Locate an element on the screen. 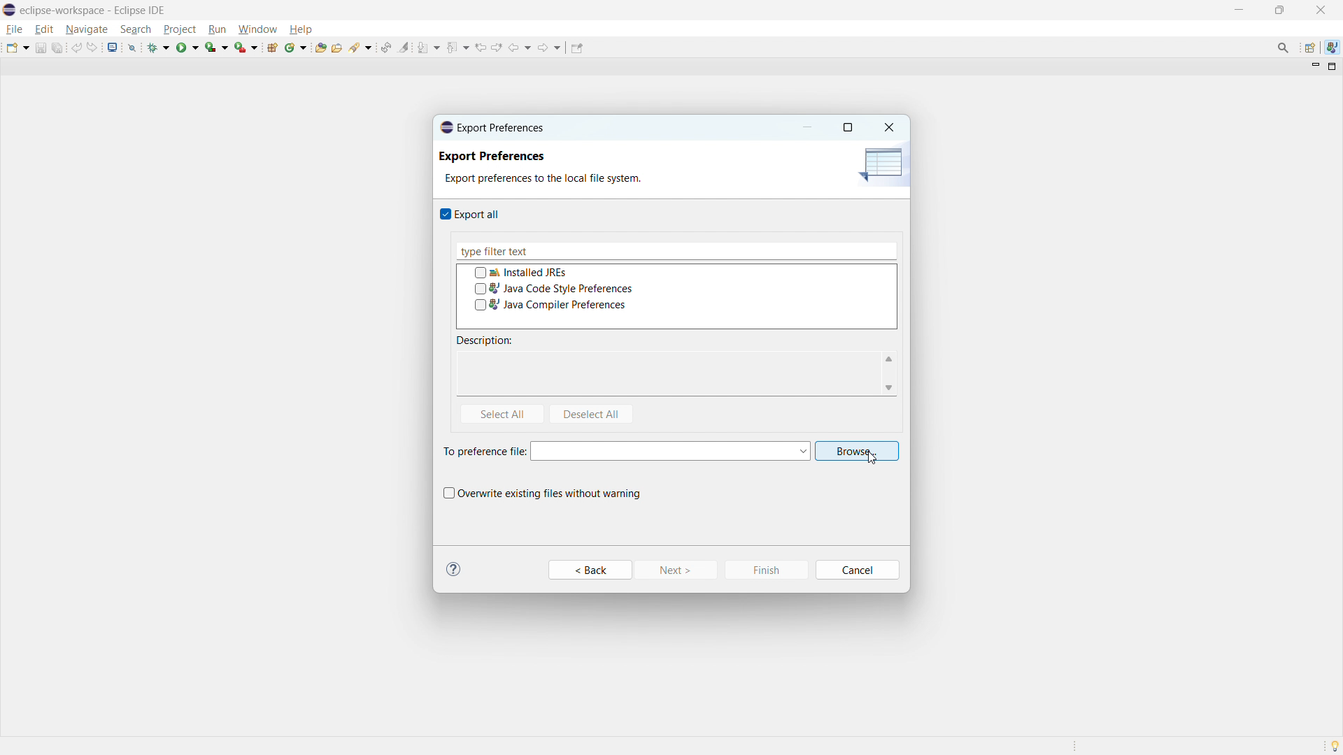 The width and height of the screenshot is (1343, 755). Cancel is located at coordinates (859, 570).